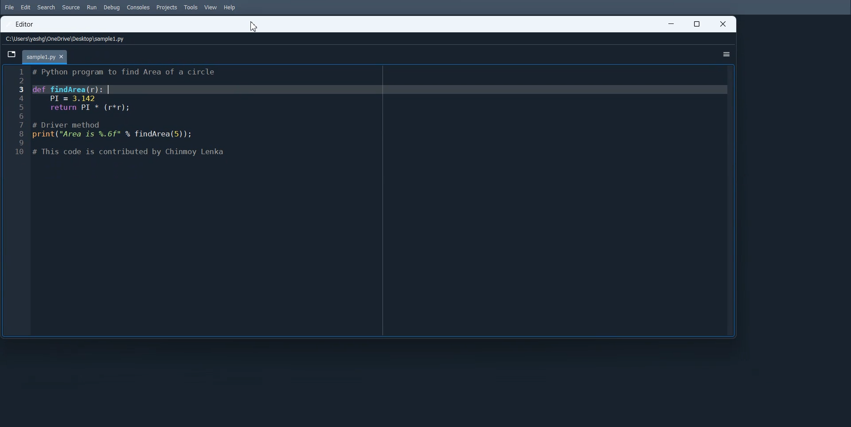 Image resolution: width=851 pixels, height=427 pixels. I want to click on Line number, so click(15, 201).